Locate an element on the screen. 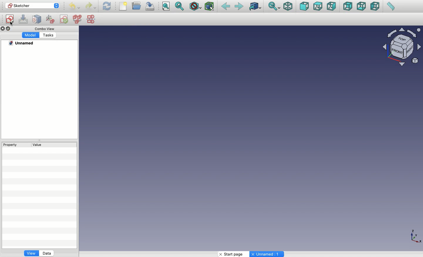 This screenshot has width=423, height=257. Fit selection is located at coordinates (180, 6).